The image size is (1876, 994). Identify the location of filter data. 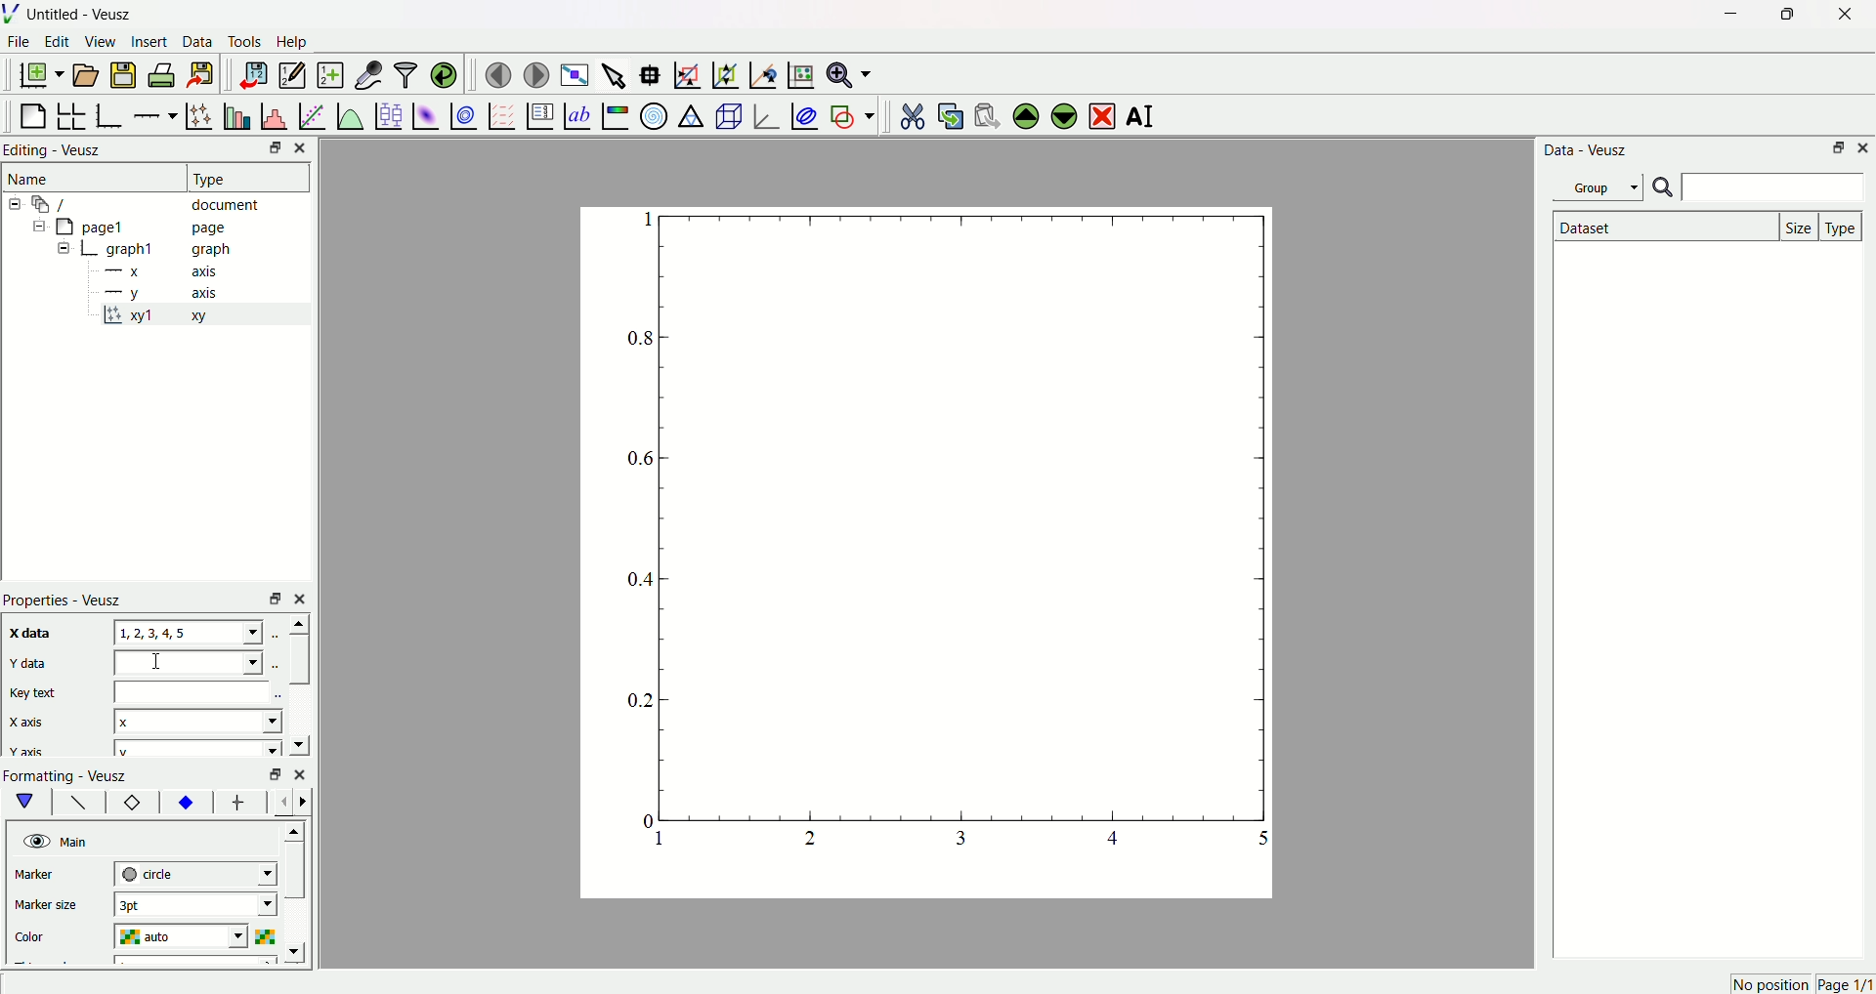
(405, 71).